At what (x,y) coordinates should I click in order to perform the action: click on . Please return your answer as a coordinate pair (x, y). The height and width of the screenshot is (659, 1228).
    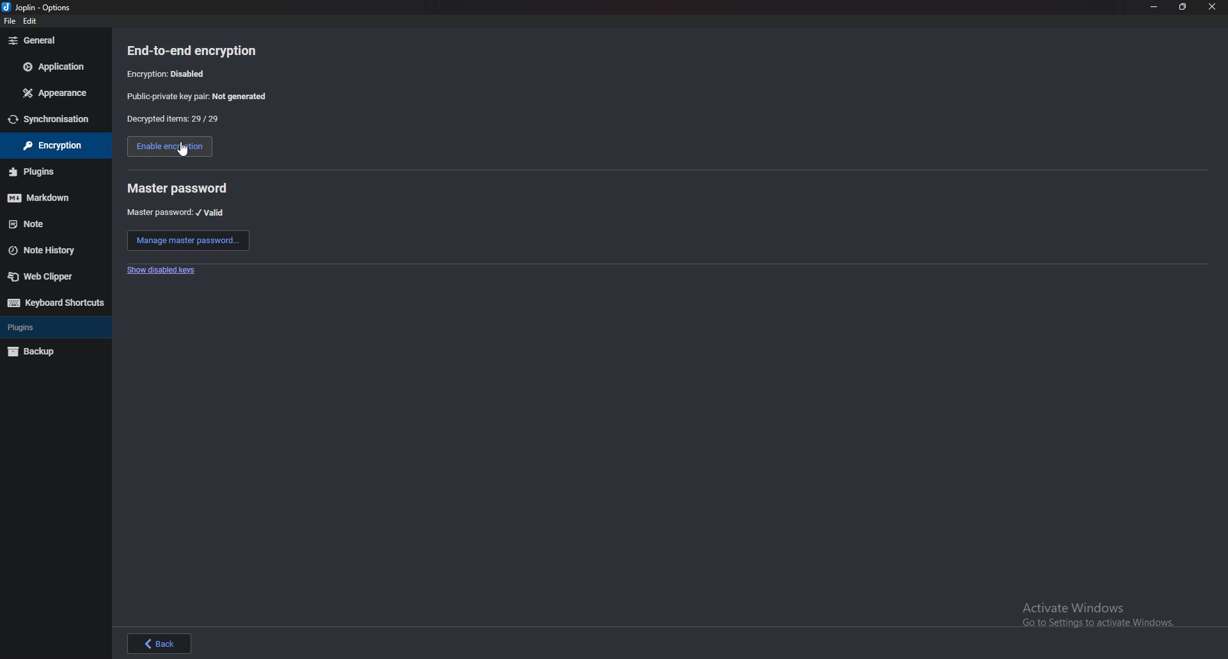
    Looking at the image, I should click on (53, 93).